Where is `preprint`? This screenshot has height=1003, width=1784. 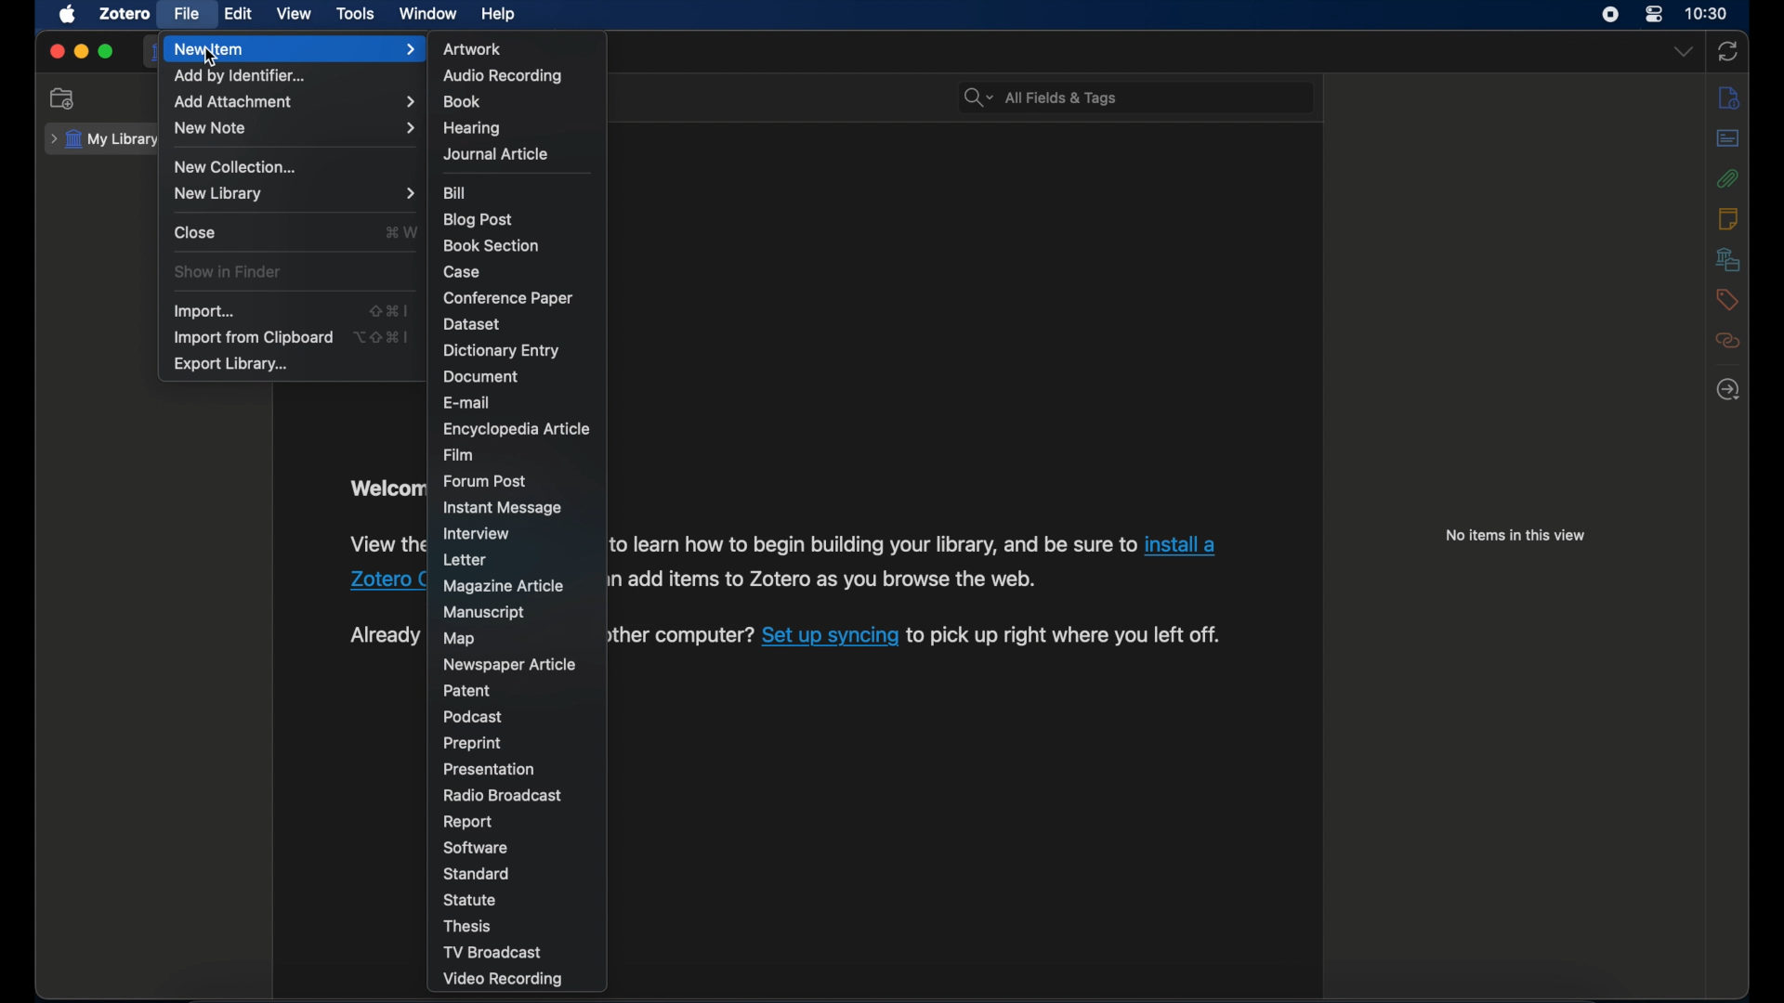
preprint is located at coordinates (472, 745).